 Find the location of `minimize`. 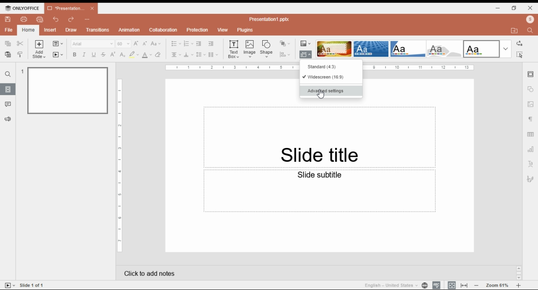

minimize is located at coordinates (498, 8).